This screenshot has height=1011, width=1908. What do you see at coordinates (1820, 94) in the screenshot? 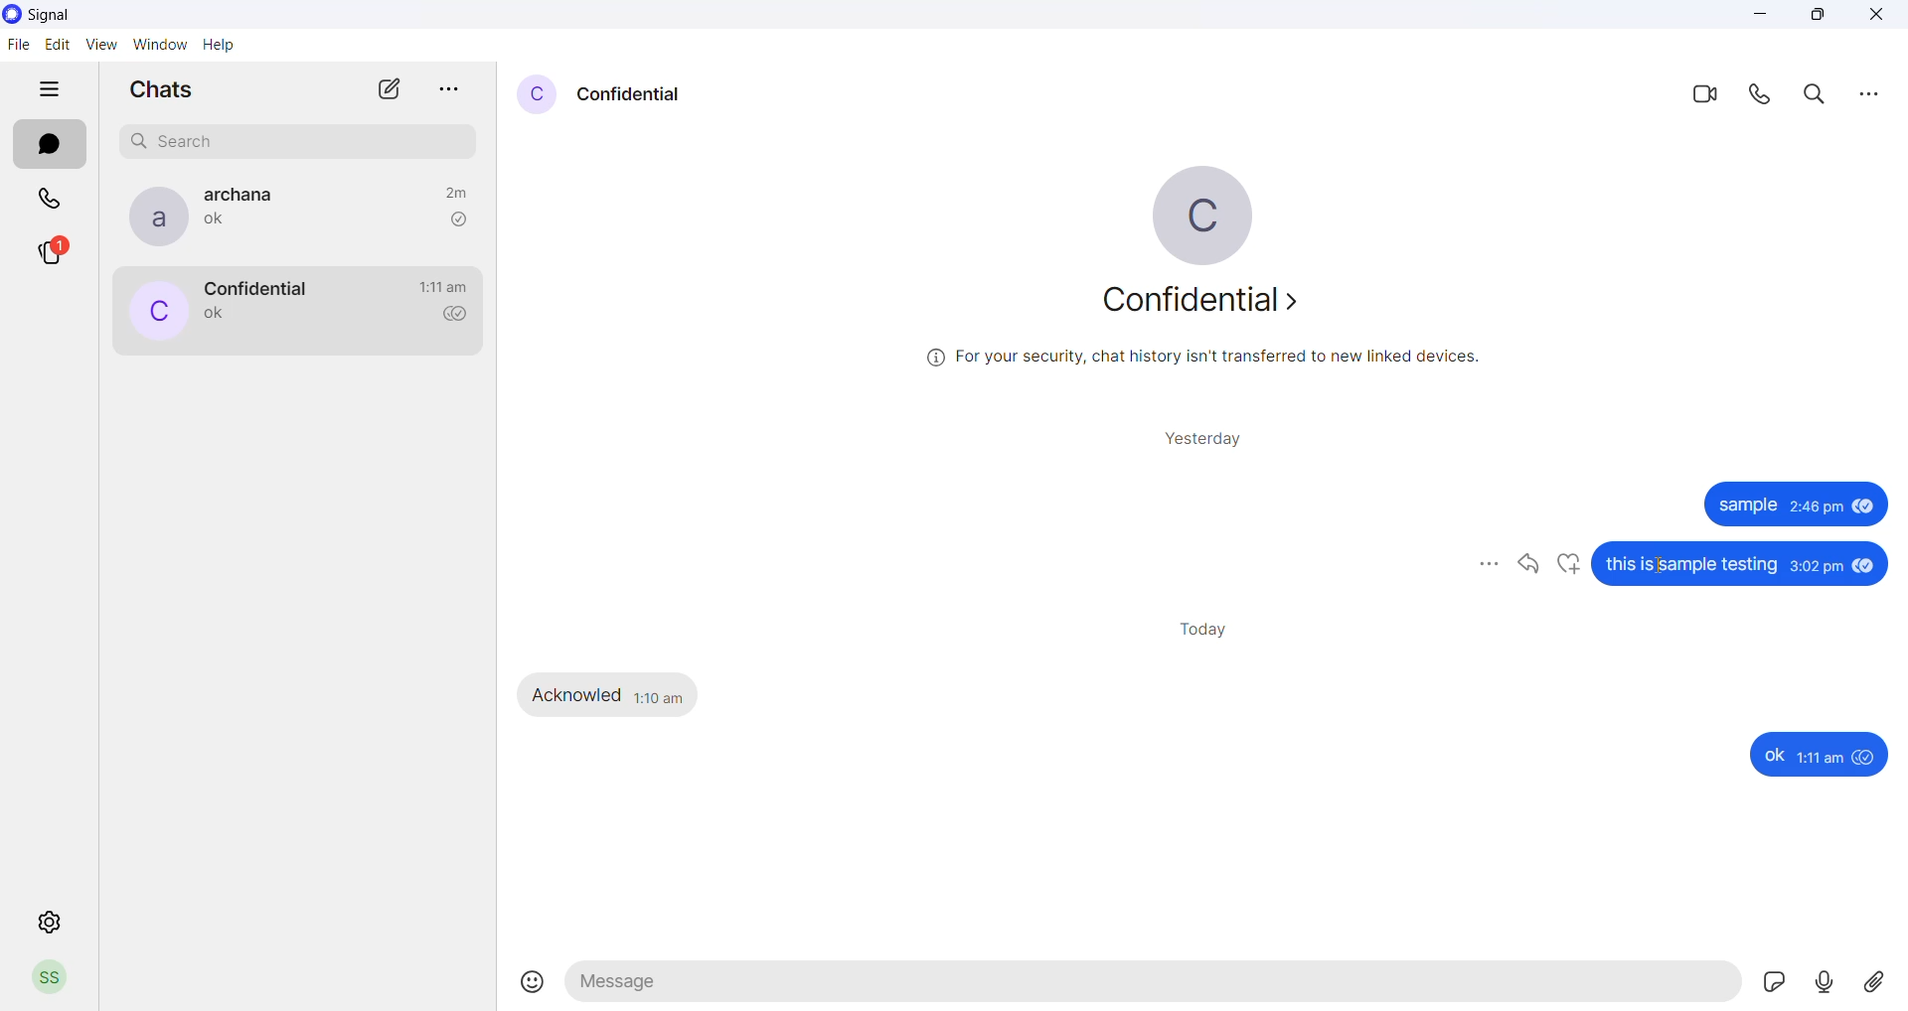
I see `search in chats` at bounding box center [1820, 94].